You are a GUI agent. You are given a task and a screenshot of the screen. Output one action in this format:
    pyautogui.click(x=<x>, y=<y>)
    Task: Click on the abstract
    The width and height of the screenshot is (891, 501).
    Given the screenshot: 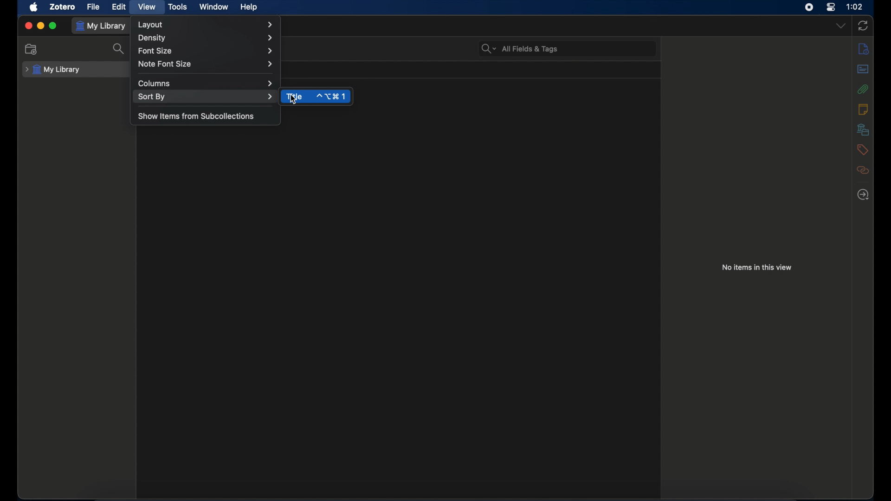 What is the action you would take?
    pyautogui.click(x=864, y=69)
    